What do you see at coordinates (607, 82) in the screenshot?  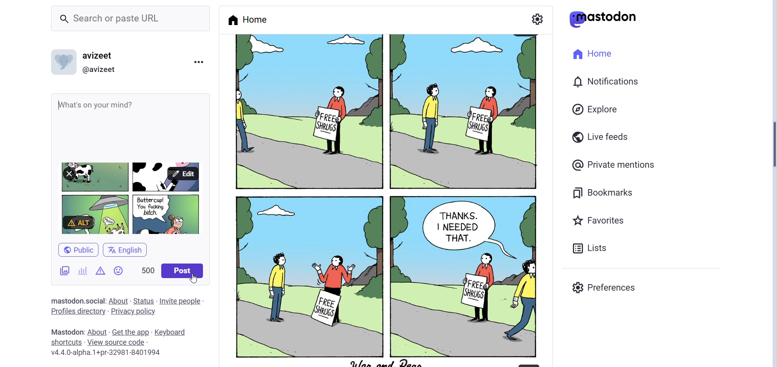 I see `Notifications` at bounding box center [607, 82].